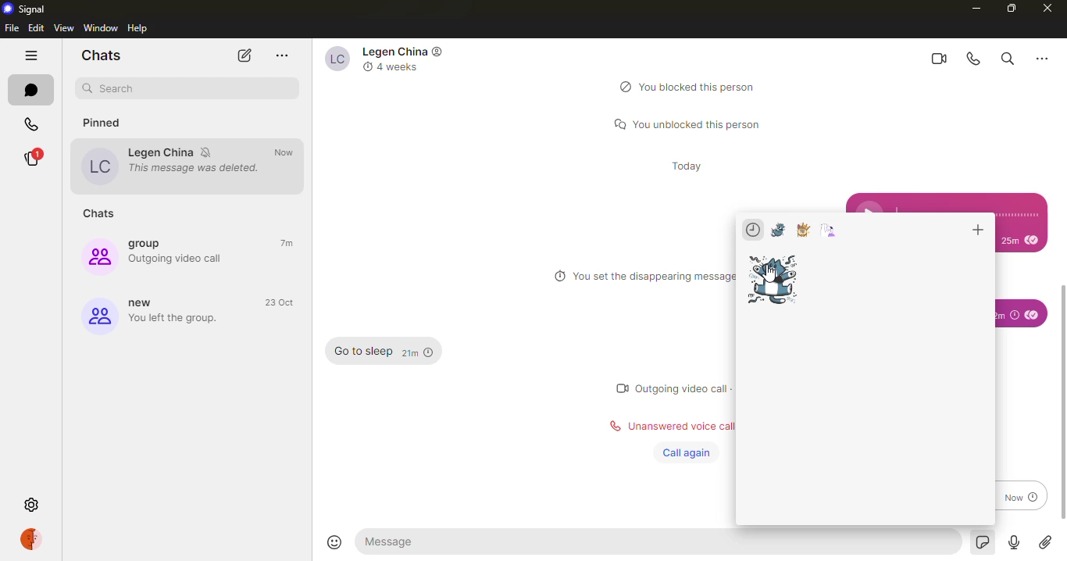 This screenshot has height=561, width=1067. I want to click on pinned, so click(111, 124).